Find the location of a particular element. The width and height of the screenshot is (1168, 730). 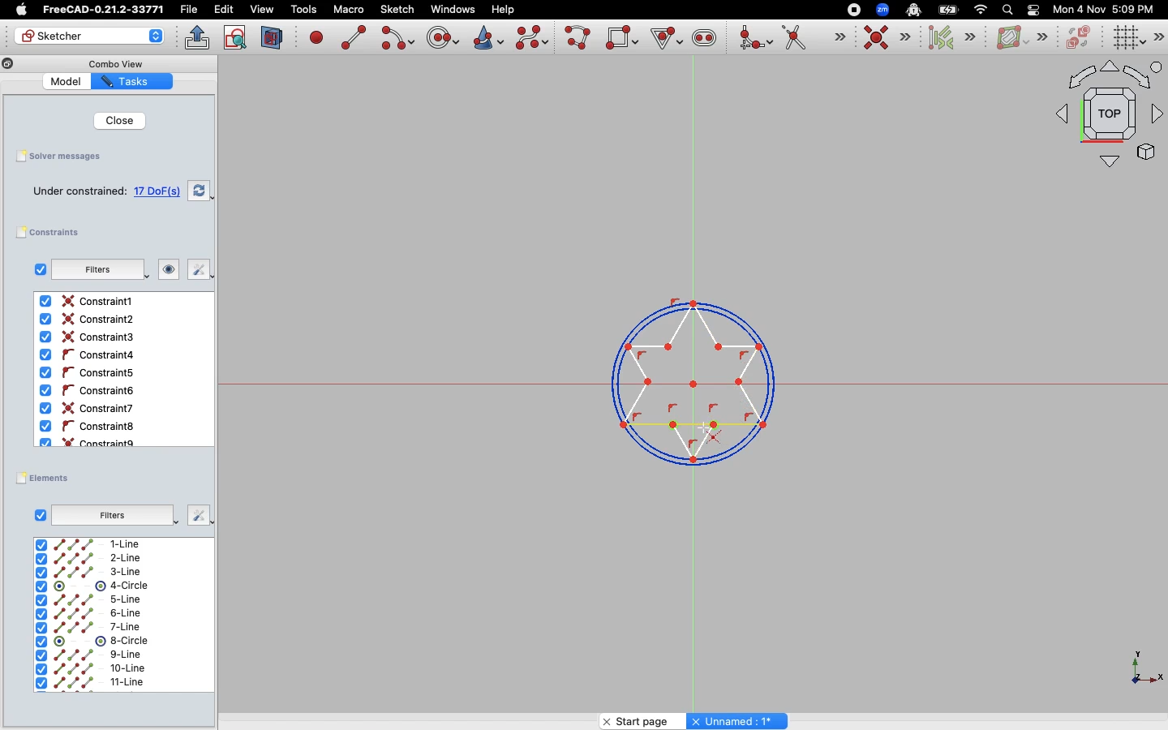

Mon 4 Nov 5:09 PM is located at coordinates (1106, 10).